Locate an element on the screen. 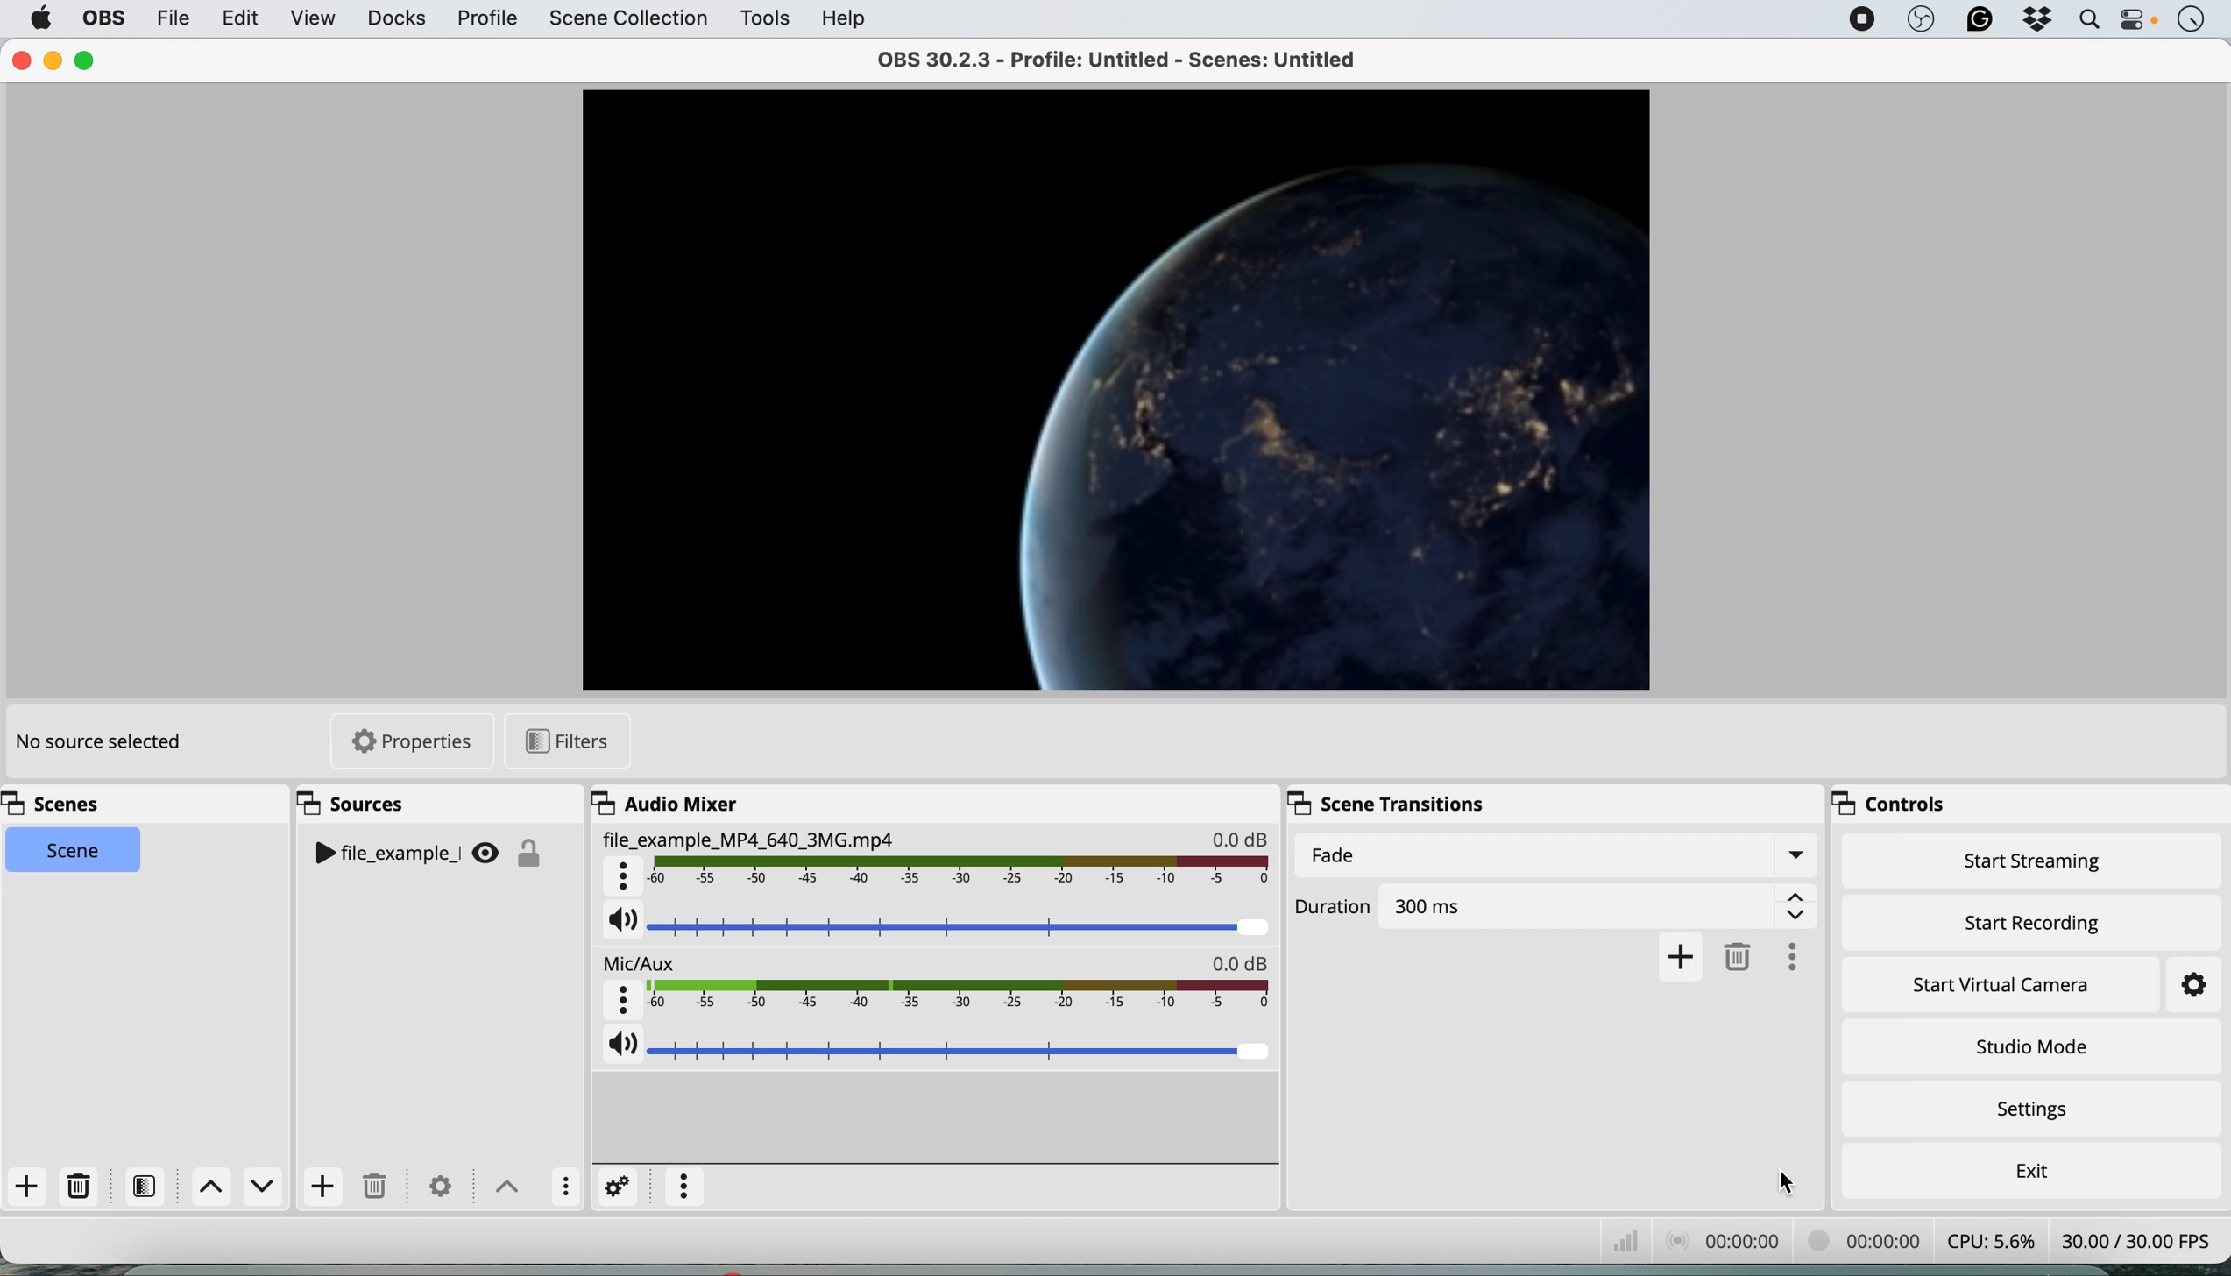 The image size is (2231, 1276). transition duration is located at coordinates (1560, 903).